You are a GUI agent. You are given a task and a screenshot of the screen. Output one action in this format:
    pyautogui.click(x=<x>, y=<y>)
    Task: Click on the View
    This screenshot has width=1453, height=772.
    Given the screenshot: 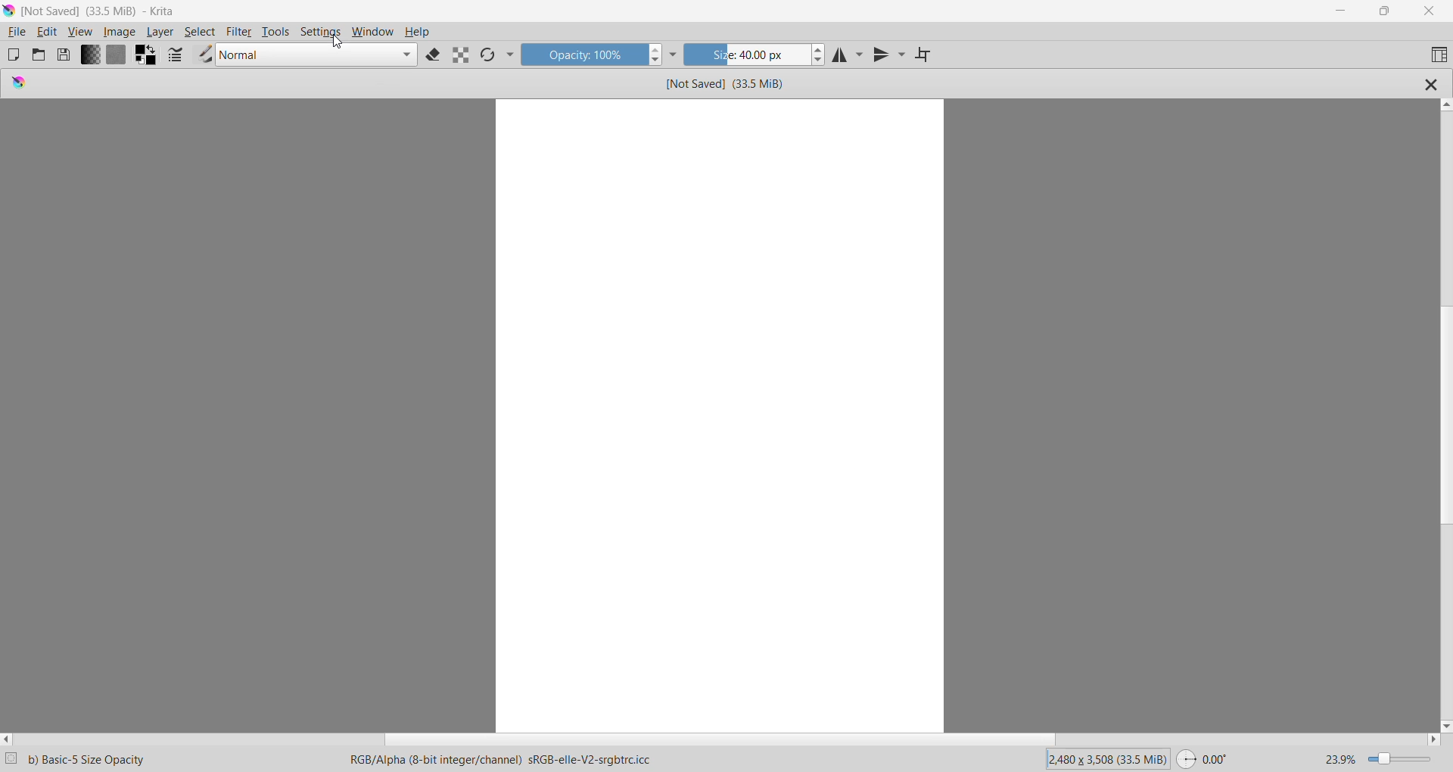 What is the action you would take?
    pyautogui.click(x=81, y=32)
    